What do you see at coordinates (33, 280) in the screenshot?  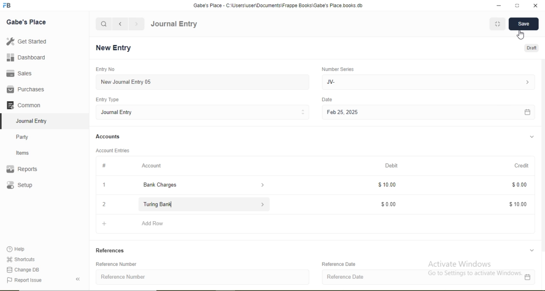 I see `‘Report Issue` at bounding box center [33, 280].